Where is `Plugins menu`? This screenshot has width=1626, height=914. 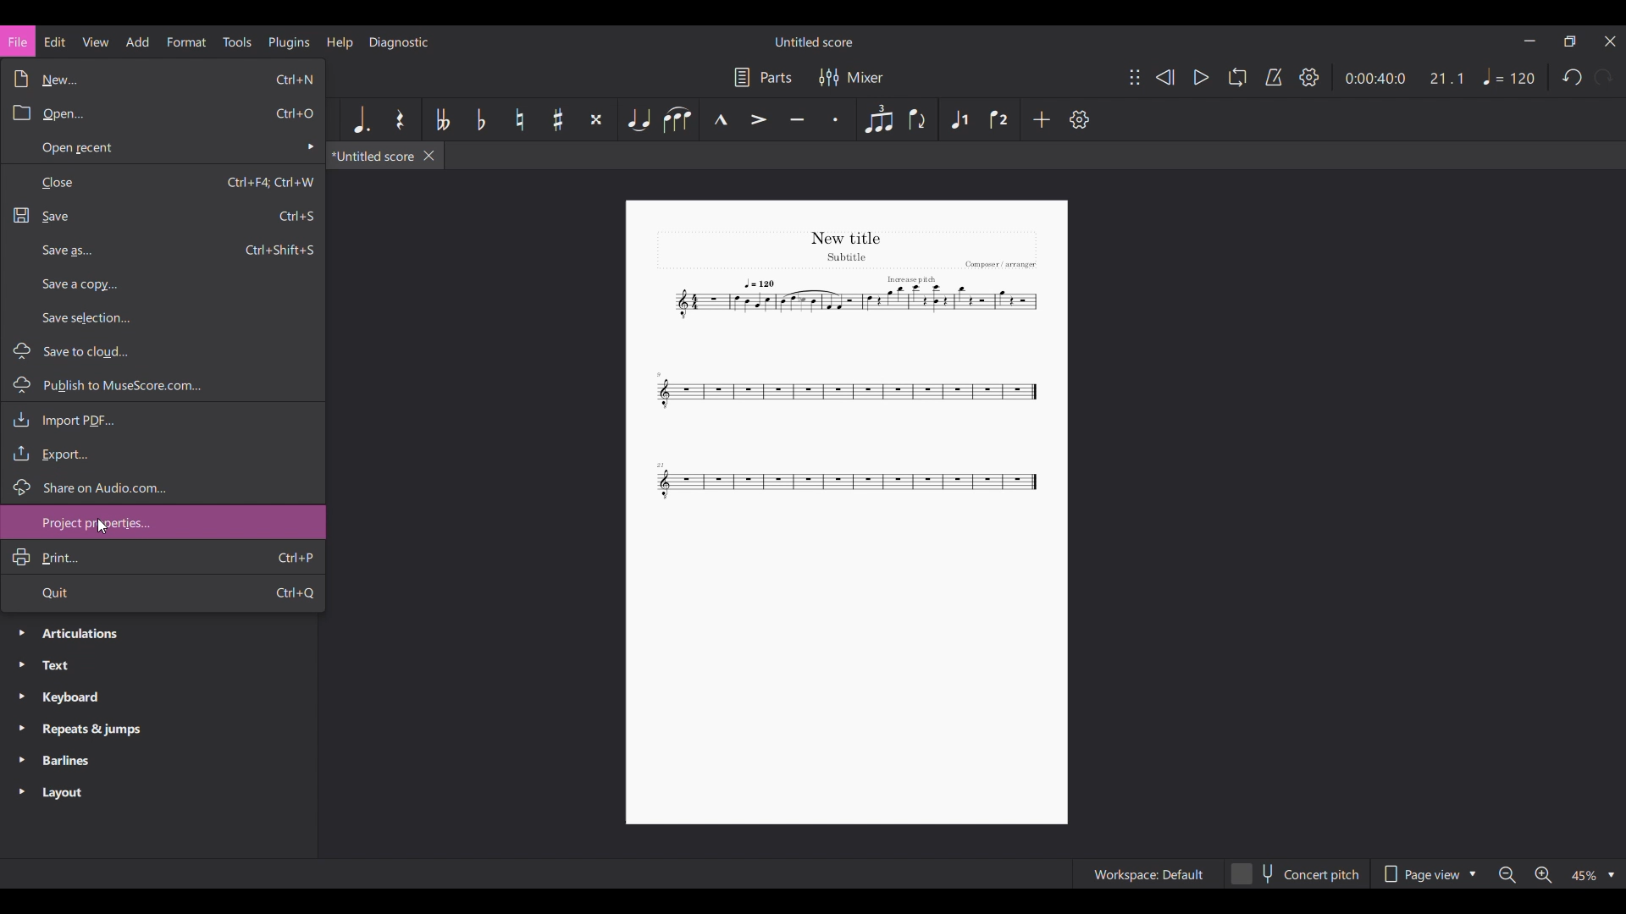 Plugins menu is located at coordinates (290, 42).